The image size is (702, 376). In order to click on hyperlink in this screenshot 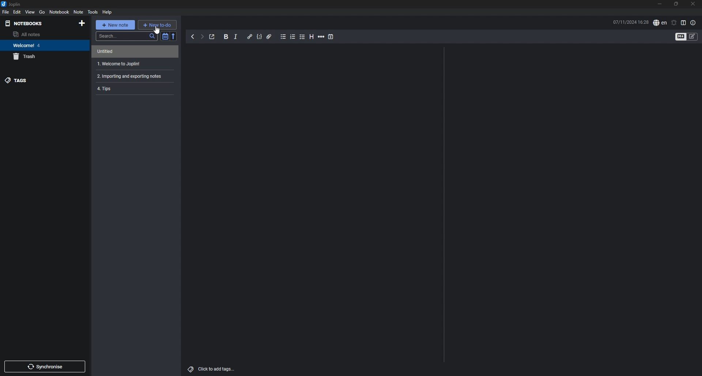, I will do `click(250, 37)`.